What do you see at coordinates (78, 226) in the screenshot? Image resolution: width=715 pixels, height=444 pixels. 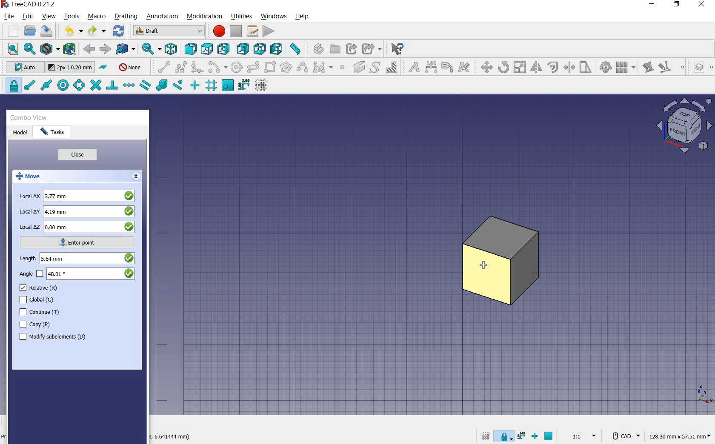 I see `local z` at bounding box center [78, 226].